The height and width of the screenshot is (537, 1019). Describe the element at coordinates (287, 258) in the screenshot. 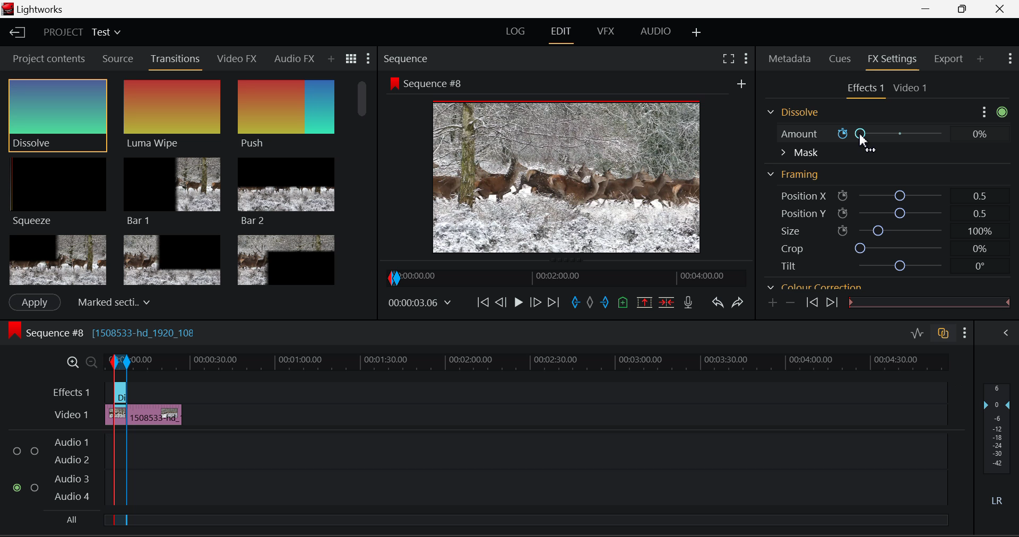

I see `Box 3` at that location.